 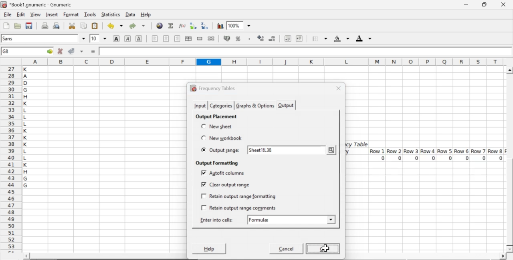 What do you see at coordinates (200, 39) in the screenshot?
I see `merge a range of cells` at bounding box center [200, 39].